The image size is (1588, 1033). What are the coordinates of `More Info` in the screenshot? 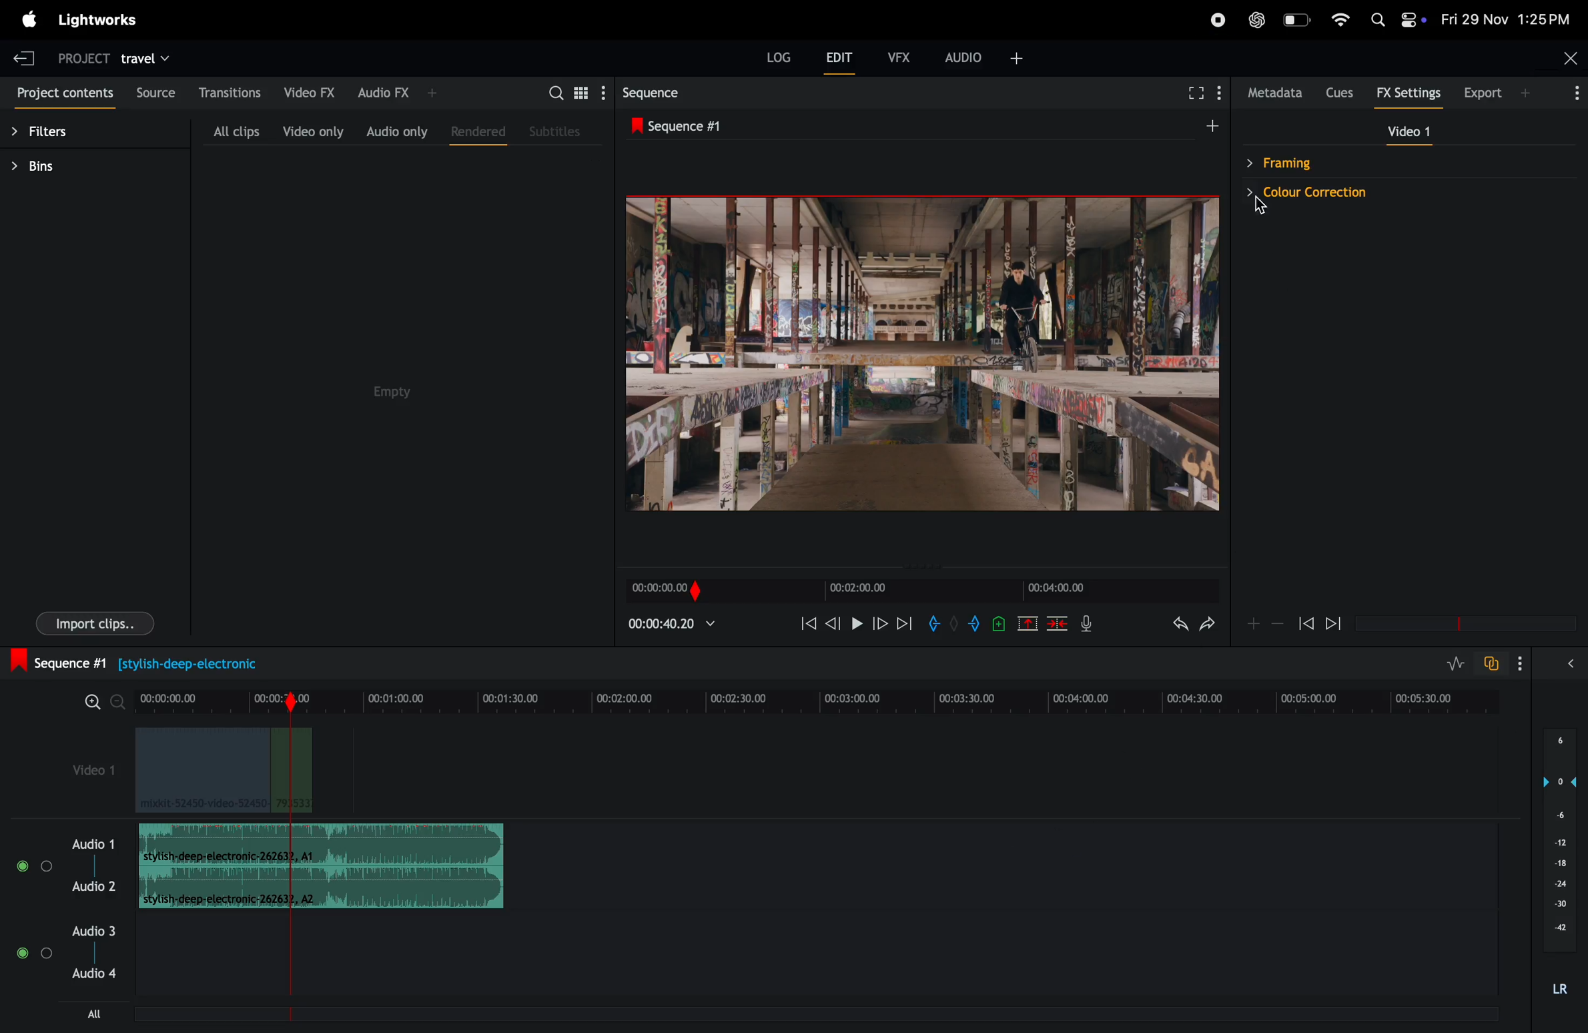 It's located at (1577, 97).